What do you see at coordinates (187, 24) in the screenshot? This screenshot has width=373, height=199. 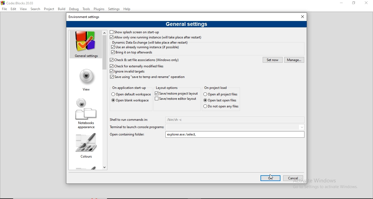 I see `general settings` at bounding box center [187, 24].